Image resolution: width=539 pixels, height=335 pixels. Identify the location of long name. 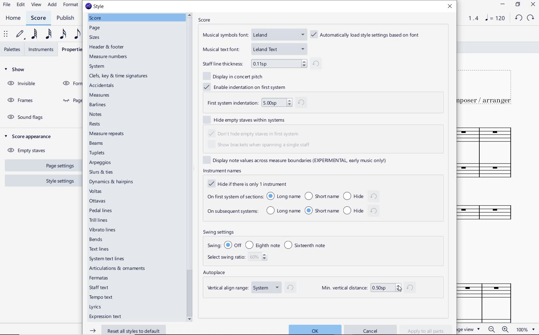
(284, 196).